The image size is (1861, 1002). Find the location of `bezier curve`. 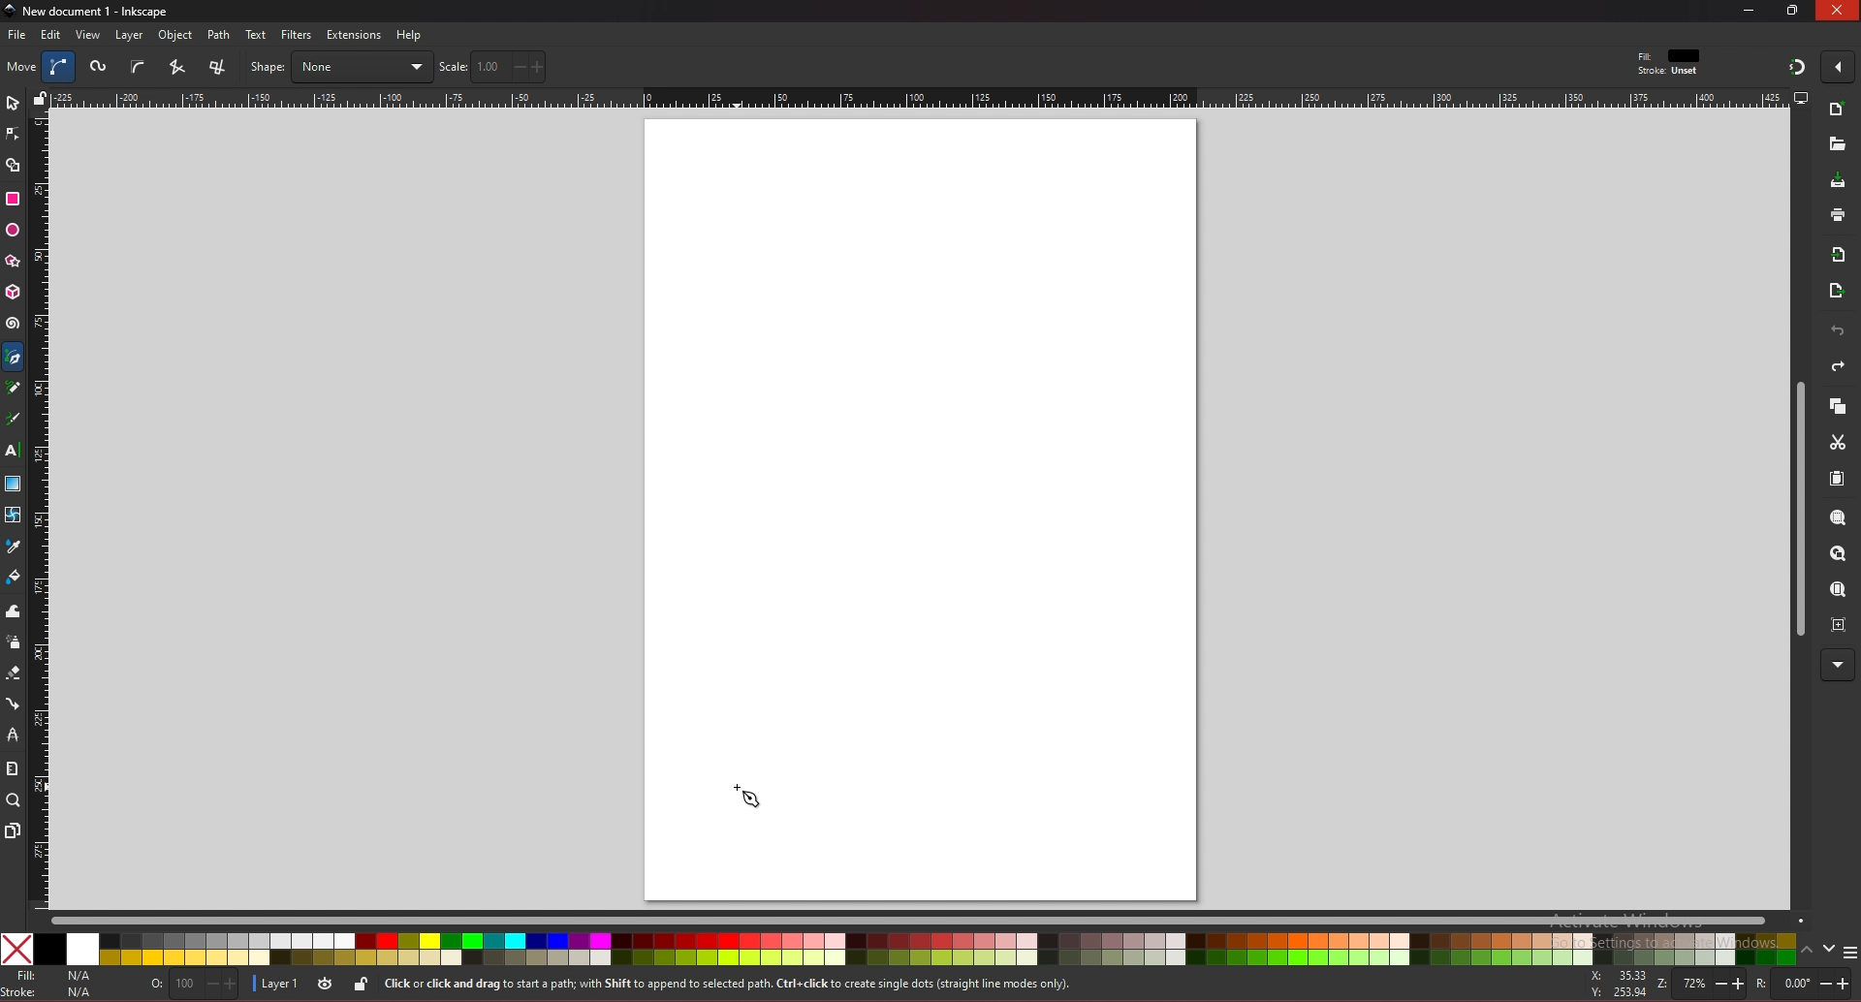

bezier curve is located at coordinates (61, 67).